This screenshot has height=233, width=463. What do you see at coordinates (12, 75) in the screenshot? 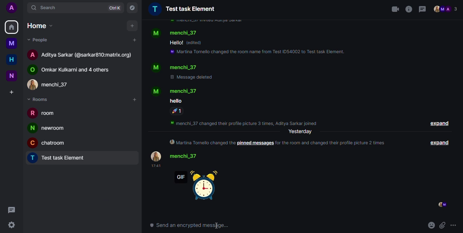
I see `new` at bounding box center [12, 75].